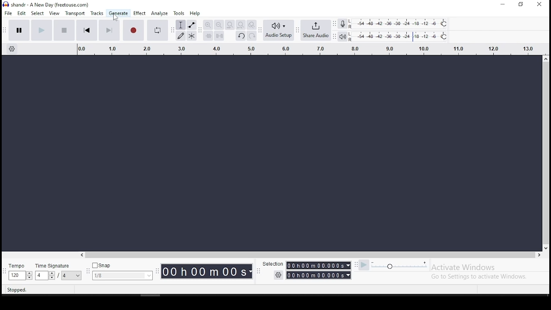 The height and width of the screenshot is (310, 551). What do you see at coordinates (546, 152) in the screenshot?
I see `scroll bar` at bounding box center [546, 152].